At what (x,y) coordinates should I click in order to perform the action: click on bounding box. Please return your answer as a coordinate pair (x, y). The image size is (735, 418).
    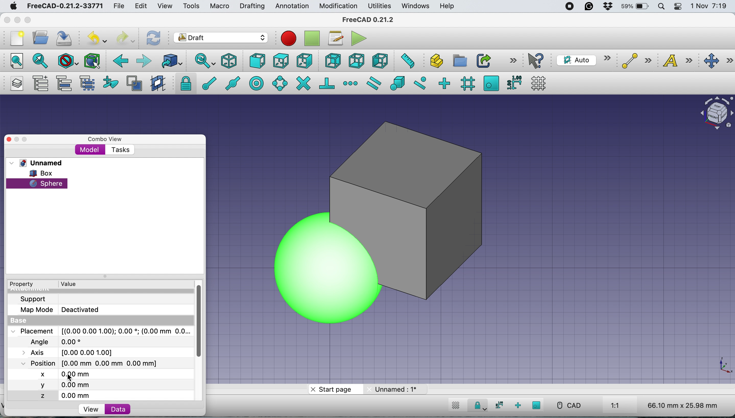
    Looking at the image, I should click on (92, 61).